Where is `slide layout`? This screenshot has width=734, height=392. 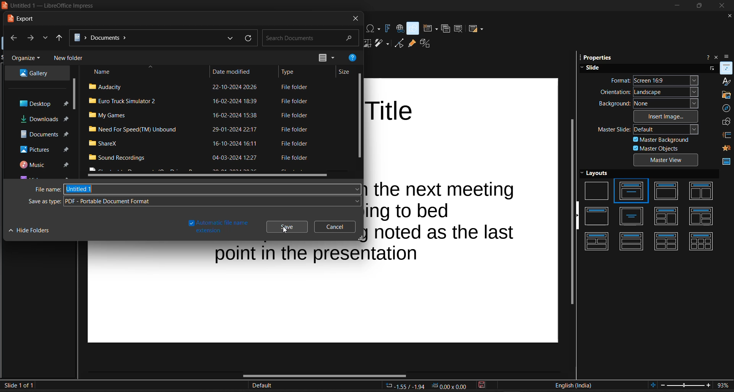 slide layout is located at coordinates (476, 29).